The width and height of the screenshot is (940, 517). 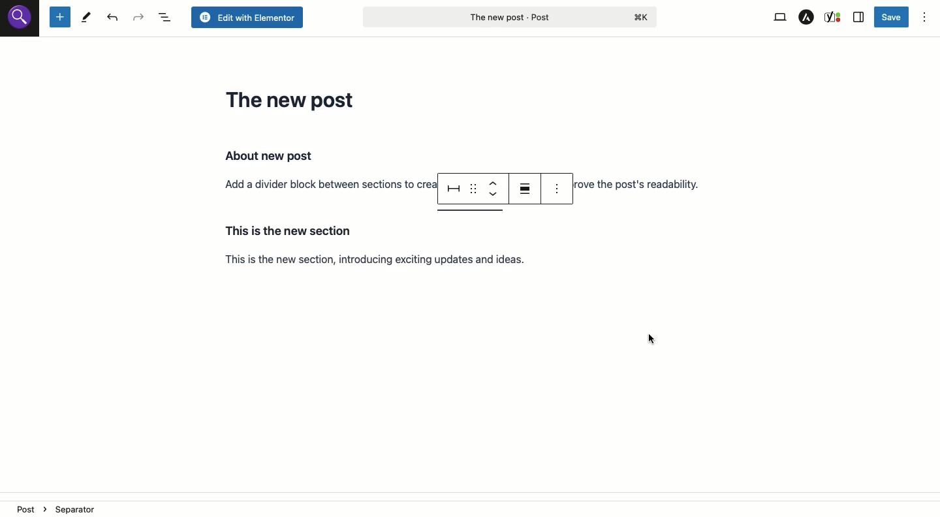 I want to click on Astar, so click(x=807, y=18).